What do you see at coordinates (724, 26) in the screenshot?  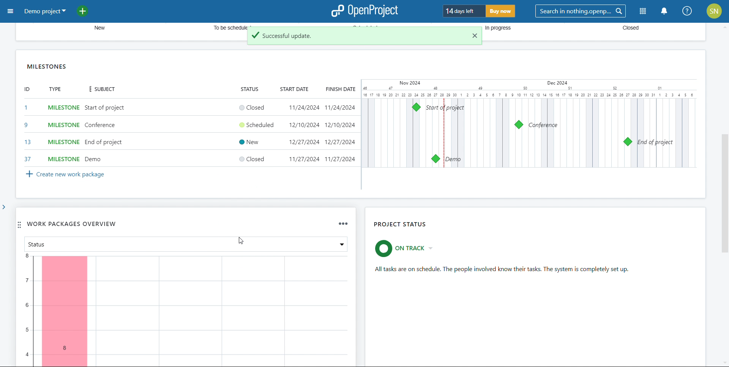 I see `scroll up` at bounding box center [724, 26].